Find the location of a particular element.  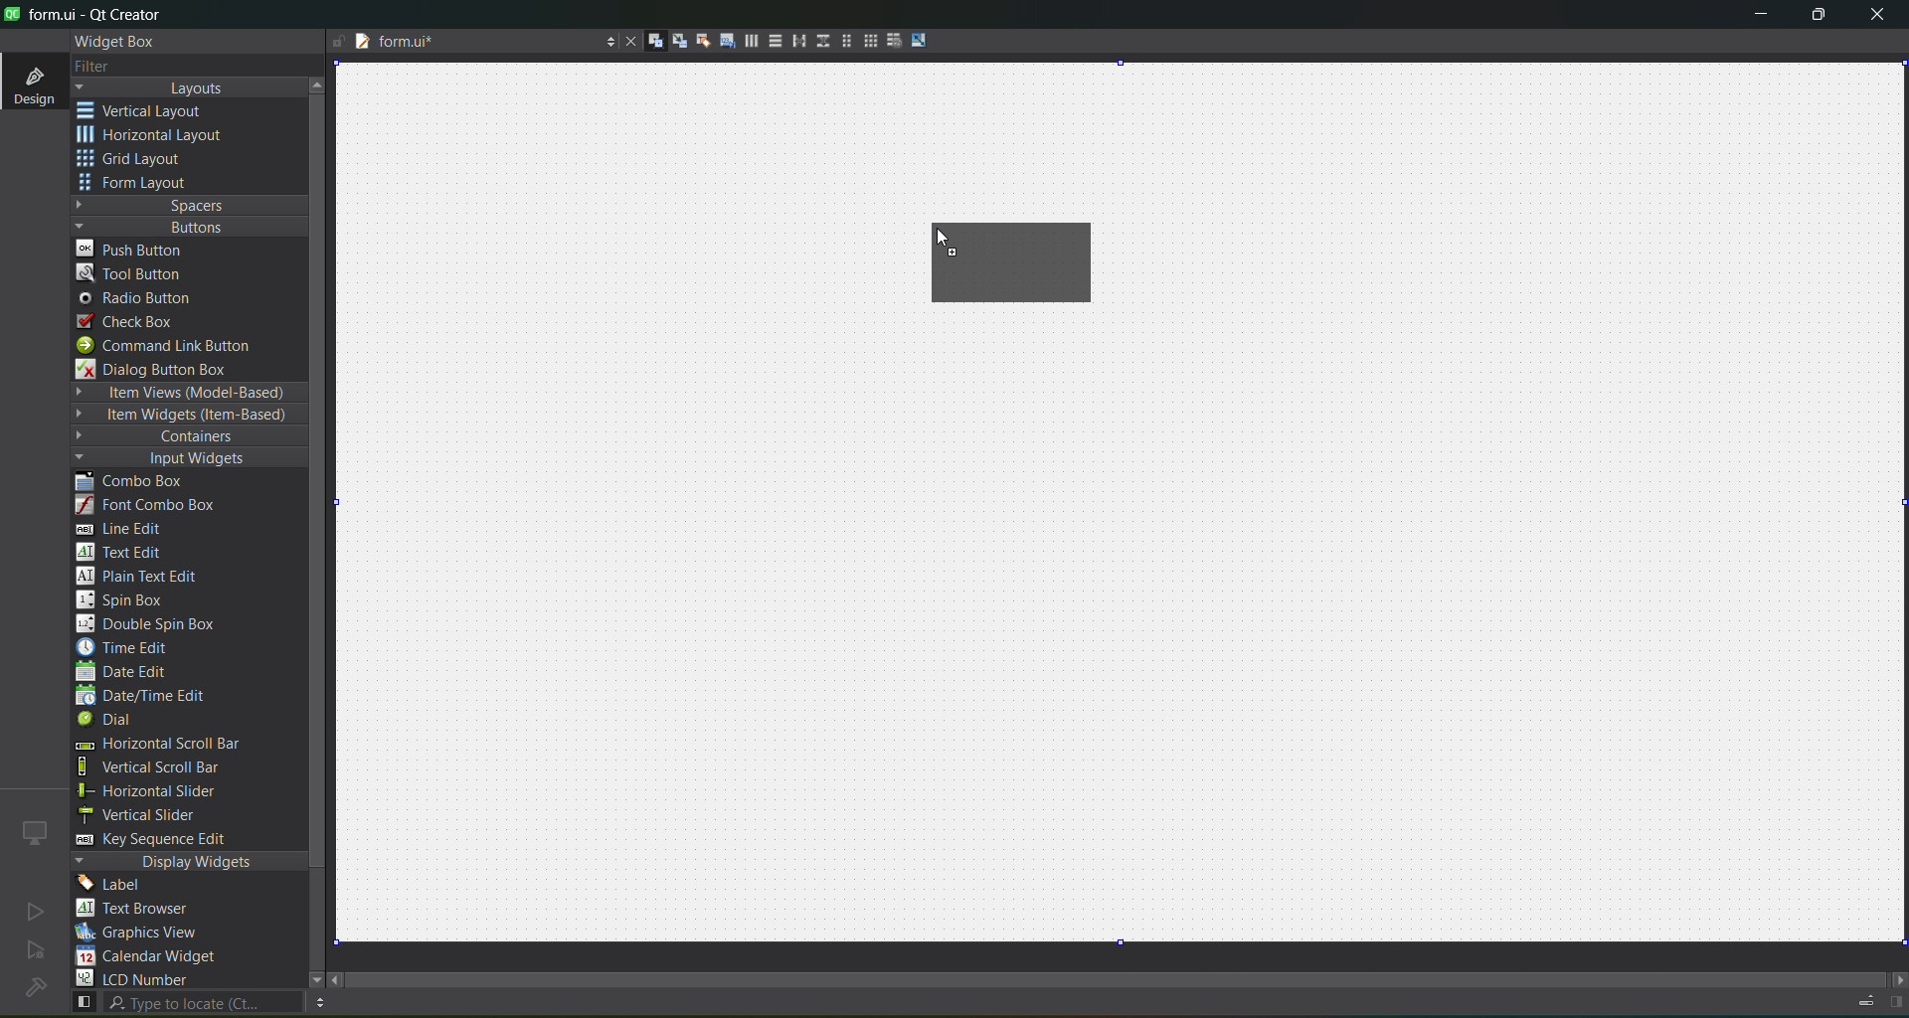

item widgets is located at coordinates (185, 416).